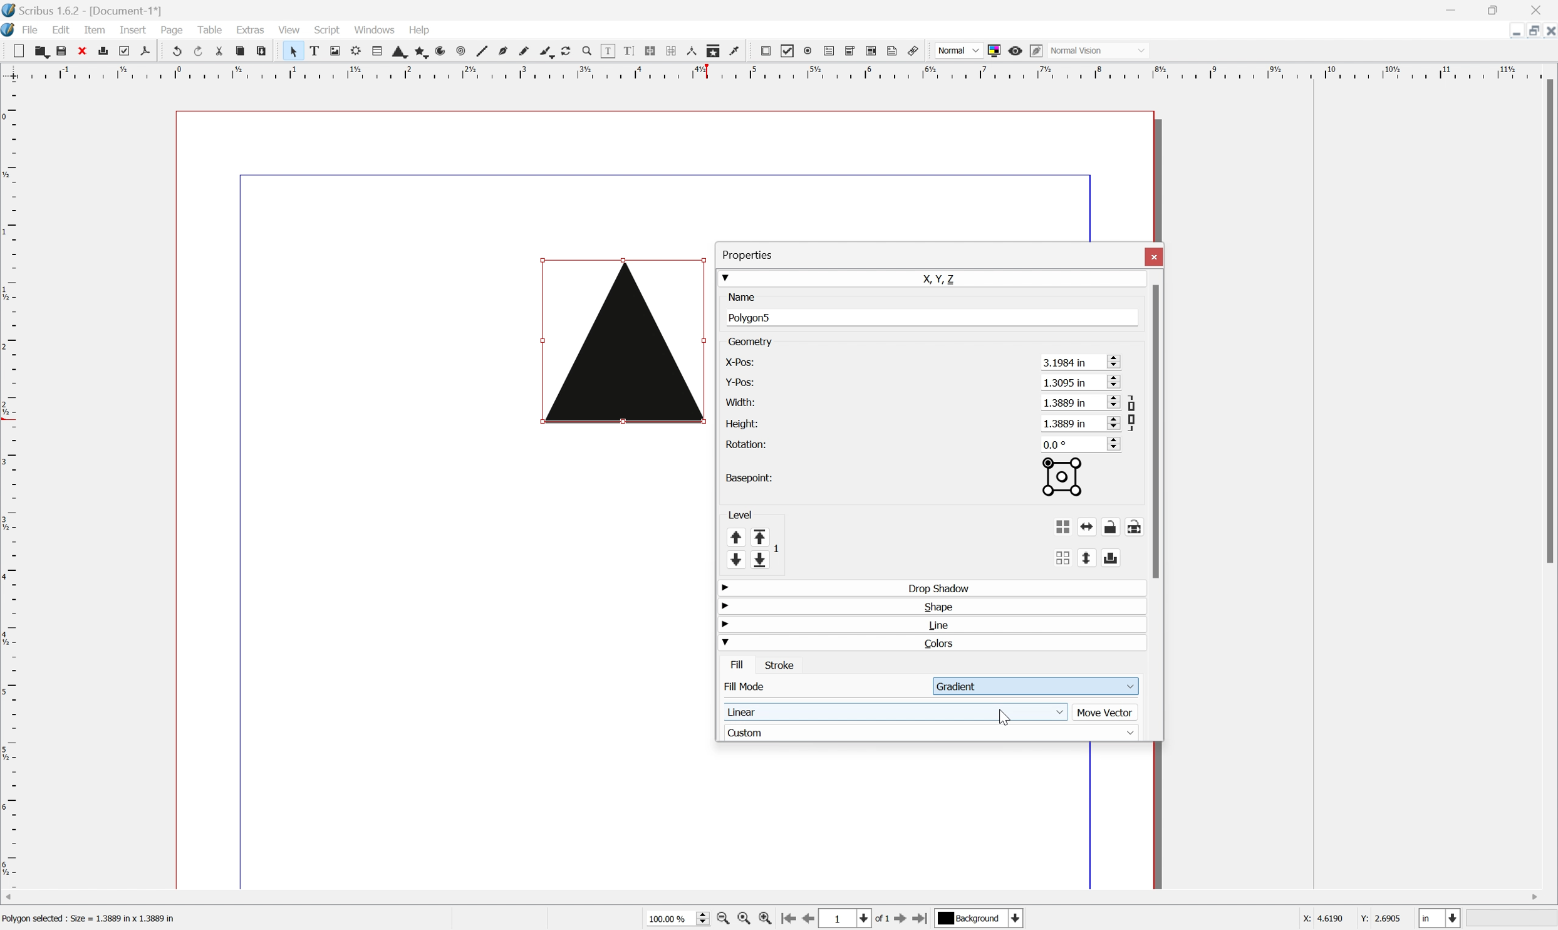 This screenshot has width=1558, height=930. What do you see at coordinates (1127, 360) in the screenshot?
I see `Scroll` at bounding box center [1127, 360].